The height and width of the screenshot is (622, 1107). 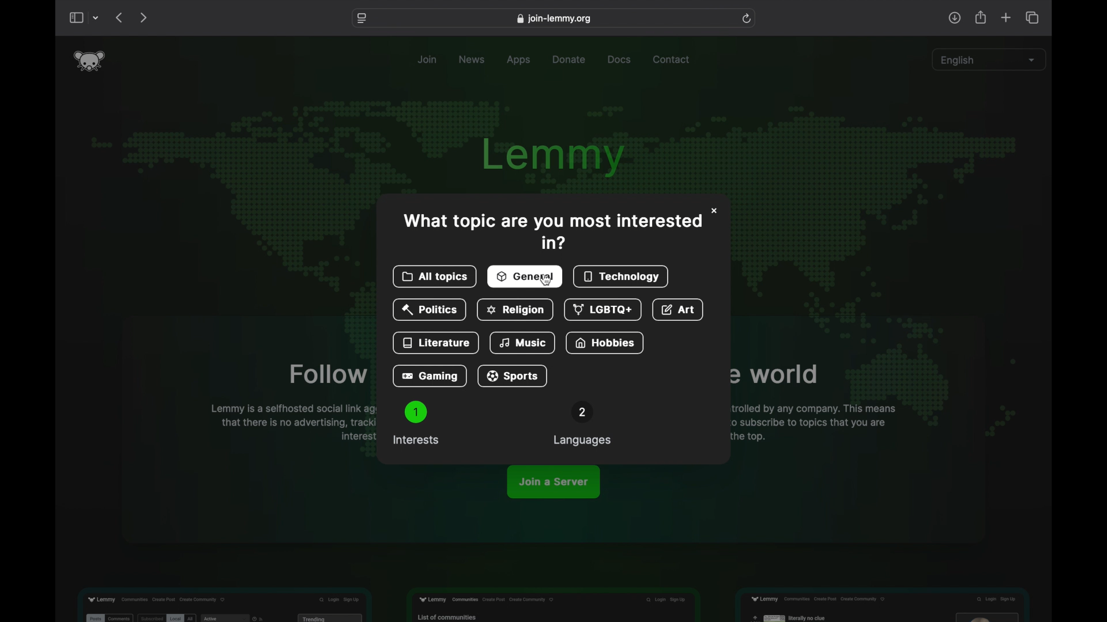 I want to click on lemmy, so click(x=556, y=157).